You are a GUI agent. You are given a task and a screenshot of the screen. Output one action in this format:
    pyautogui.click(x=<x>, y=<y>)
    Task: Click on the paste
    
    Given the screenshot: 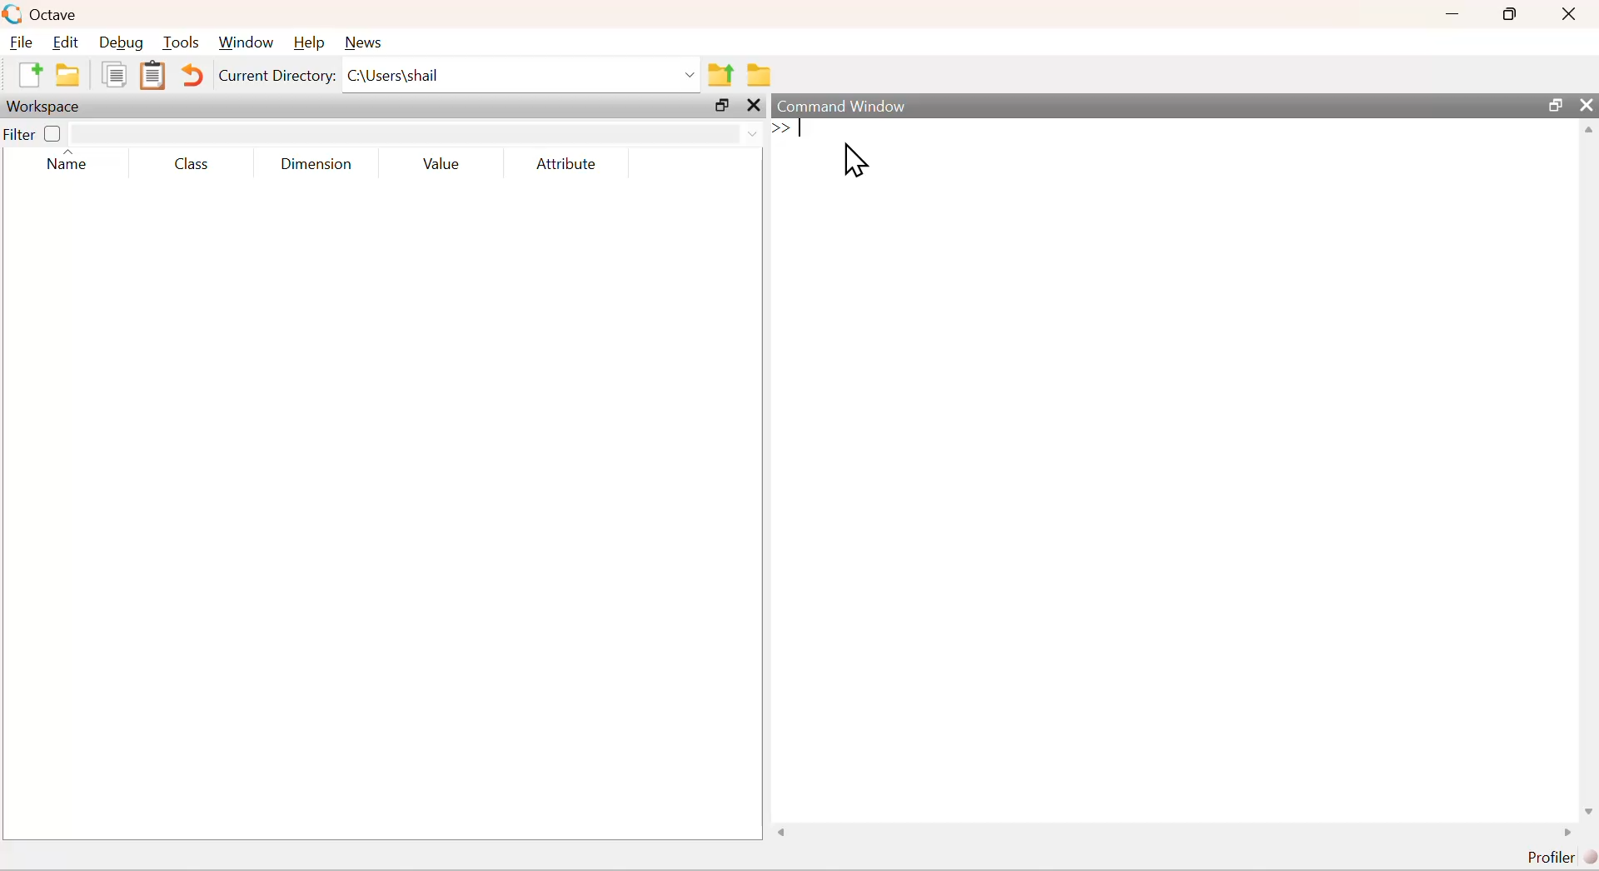 What is the action you would take?
    pyautogui.click(x=153, y=76)
    